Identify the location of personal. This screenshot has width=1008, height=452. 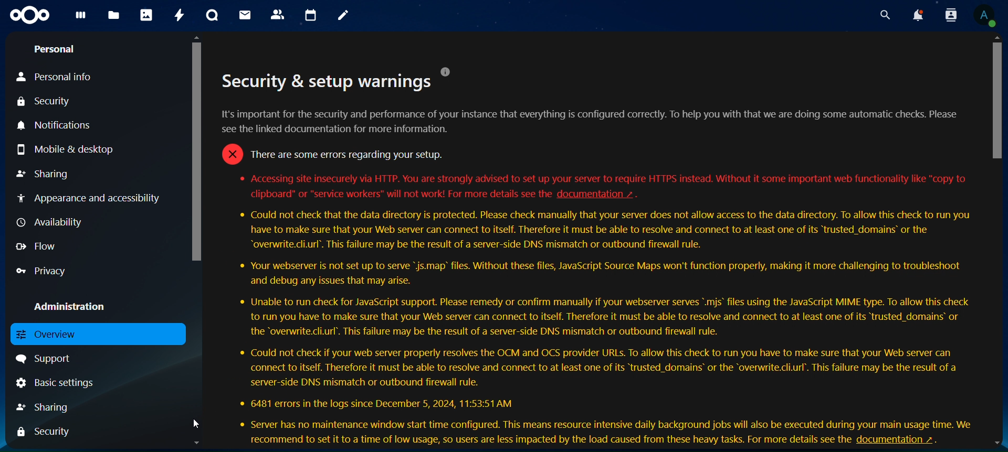
(58, 50).